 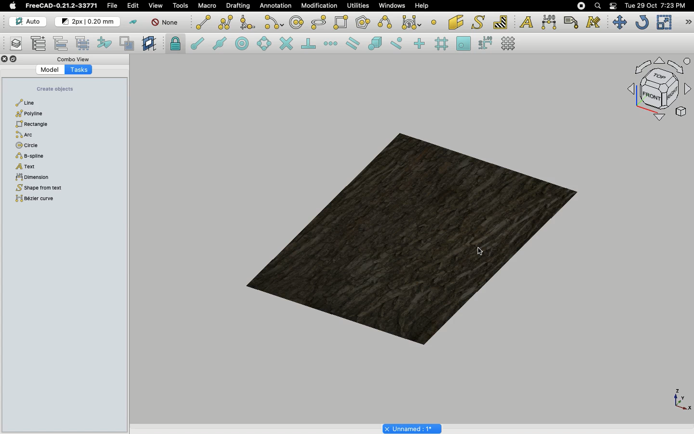 What do you see at coordinates (340, 22) in the screenshot?
I see `Rectangle` at bounding box center [340, 22].